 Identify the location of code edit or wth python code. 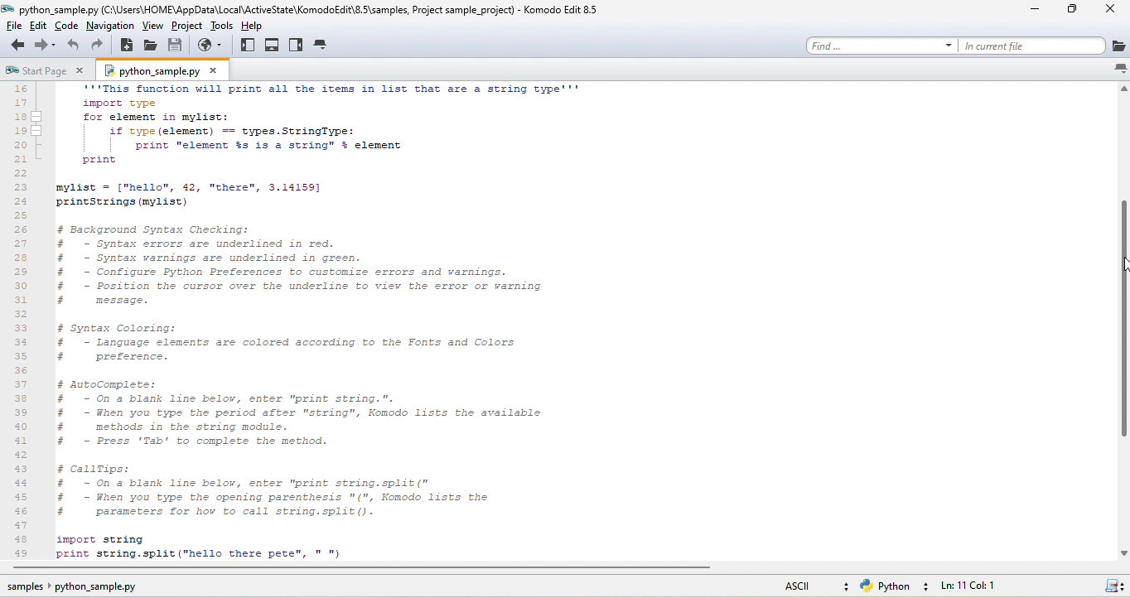
(376, 323).